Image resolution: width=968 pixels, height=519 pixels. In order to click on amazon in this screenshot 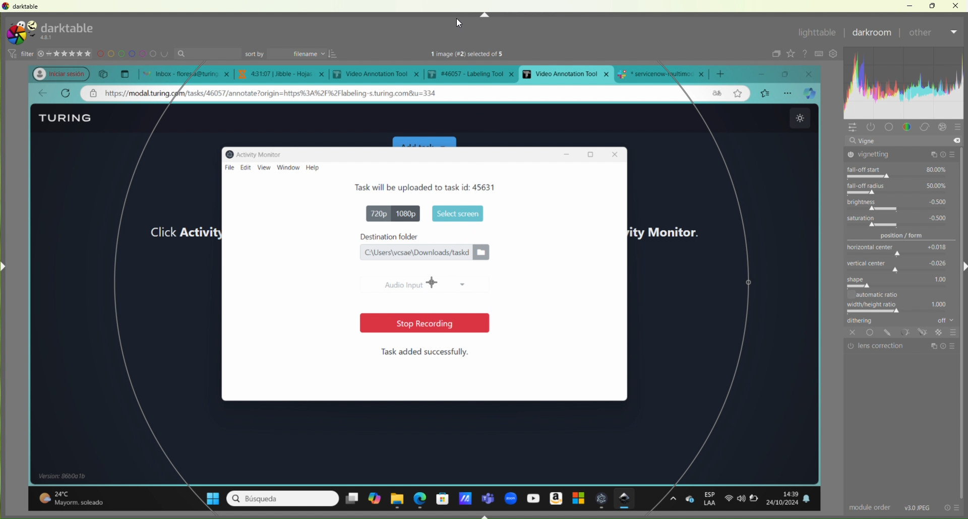, I will do `click(555, 497)`.